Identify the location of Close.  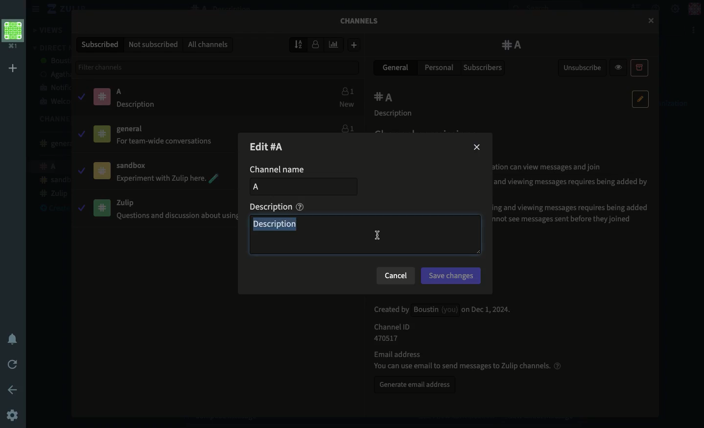
(476, 149).